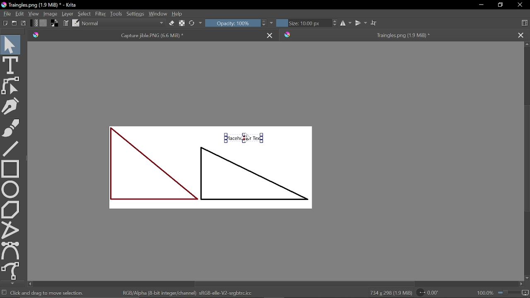 The image size is (530, 298). What do you see at coordinates (11, 107) in the screenshot?
I see `Calligraphy` at bounding box center [11, 107].